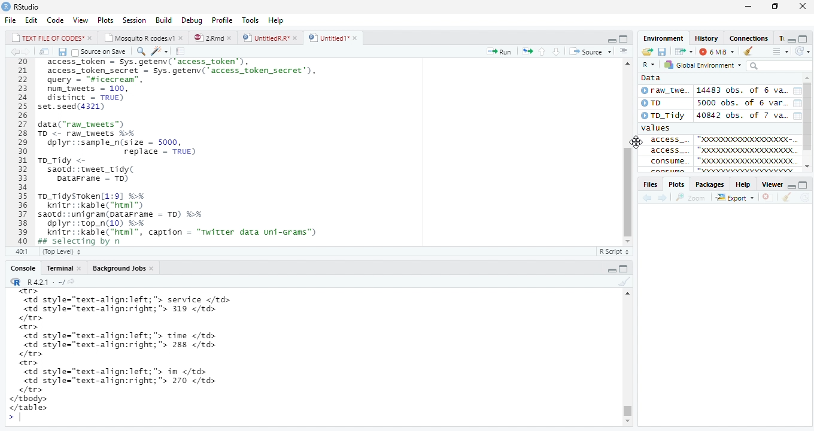 Image resolution: width=814 pixels, height=431 pixels. What do you see at coordinates (31, 19) in the screenshot?
I see `Edit` at bounding box center [31, 19].